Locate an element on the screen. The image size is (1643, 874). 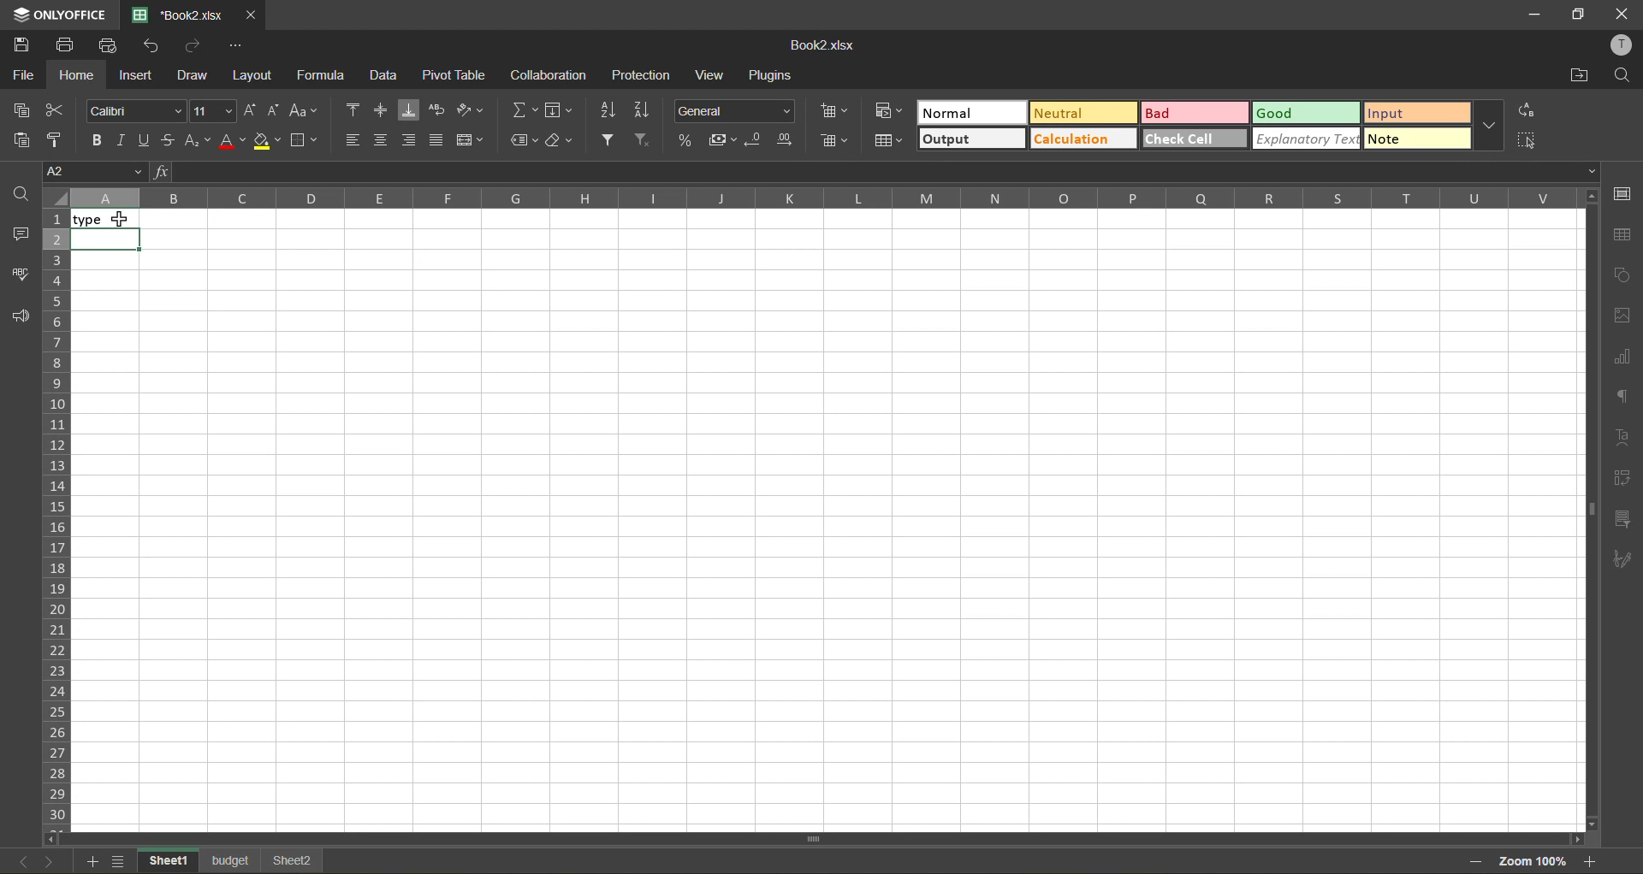
good is located at coordinates (1304, 112).